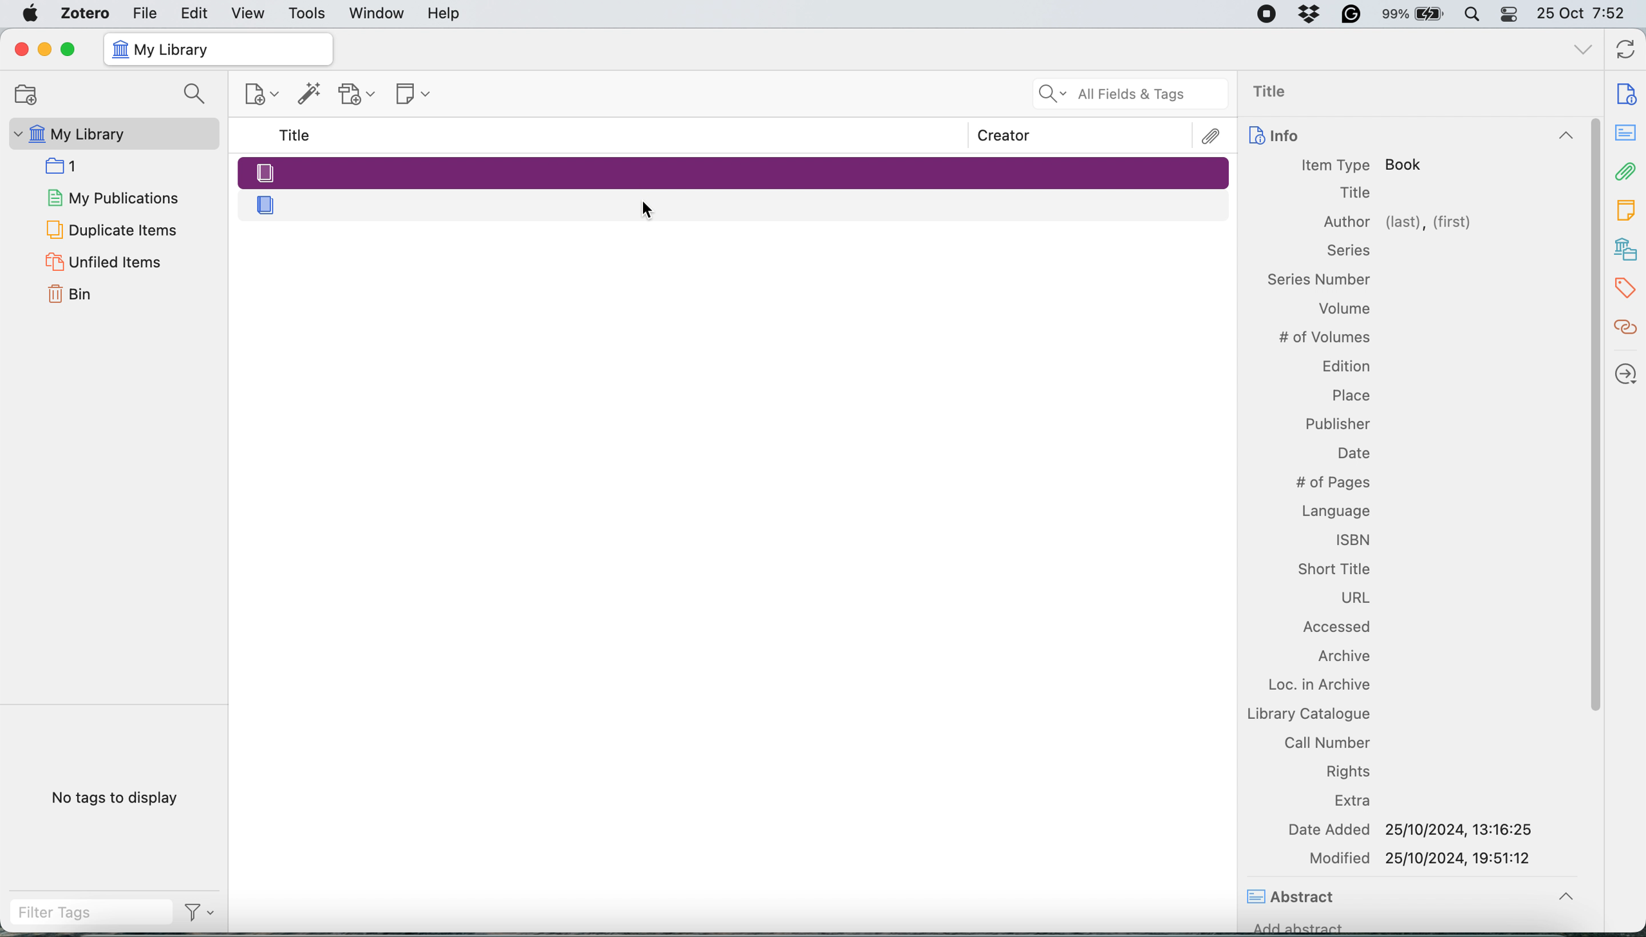  What do you see at coordinates (1408, 137) in the screenshot?
I see `Info` at bounding box center [1408, 137].